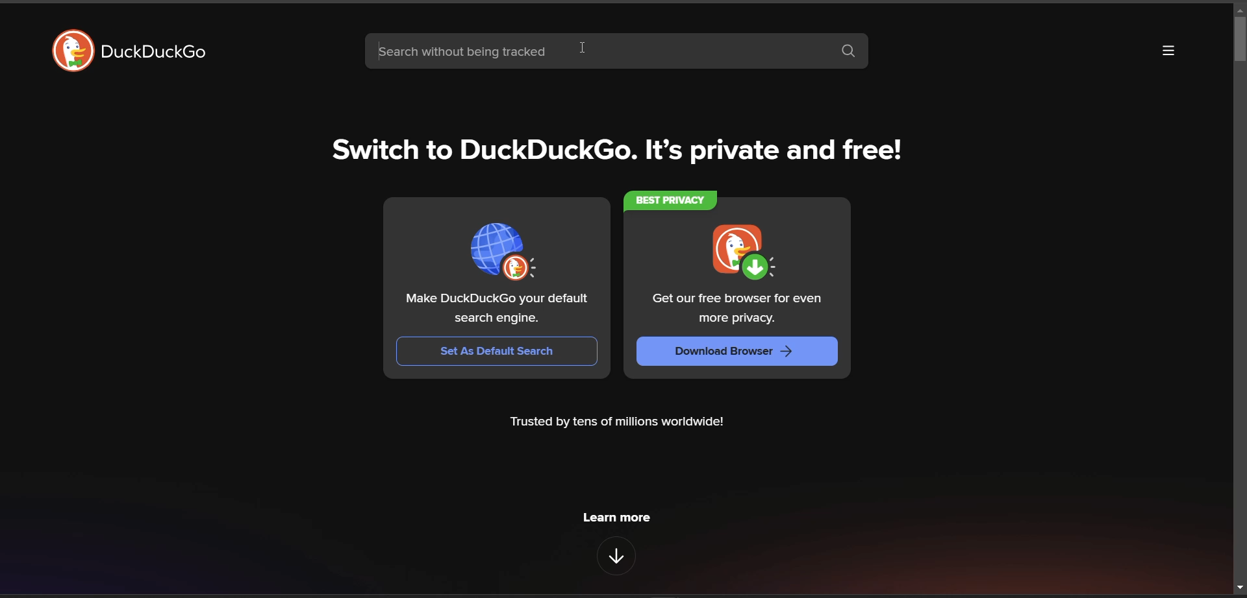  Describe the element at coordinates (155, 52) in the screenshot. I see `DuckDuckGo` at that location.